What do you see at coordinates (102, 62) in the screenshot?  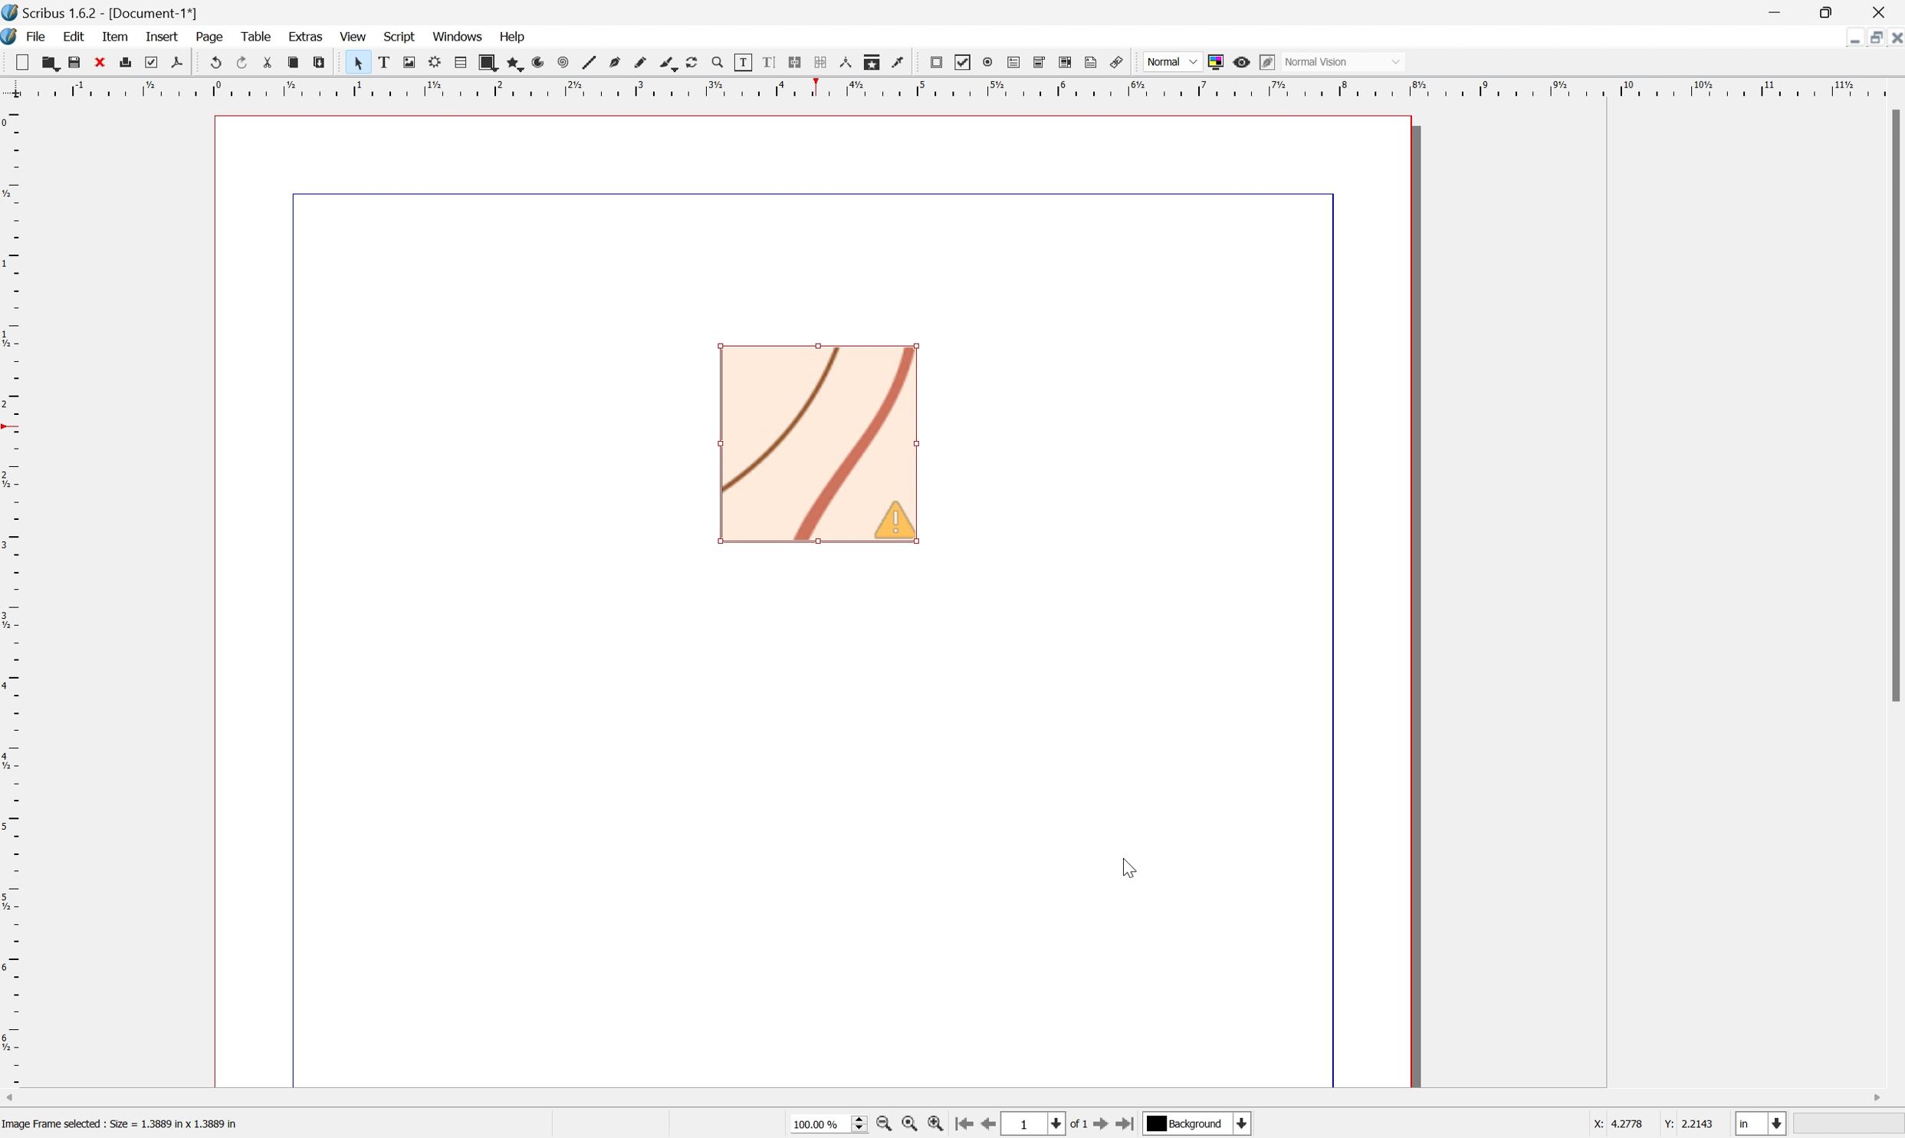 I see `Close` at bounding box center [102, 62].